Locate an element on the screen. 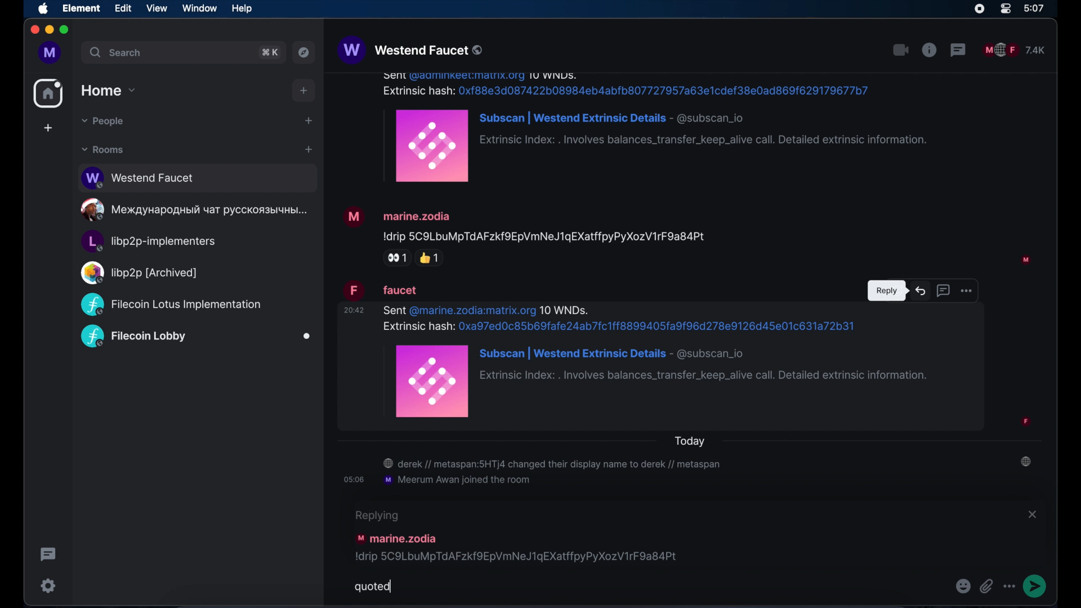 The height and width of the screenshot is (608, 1081). explore public rooms is located at coordinates (304, 52).